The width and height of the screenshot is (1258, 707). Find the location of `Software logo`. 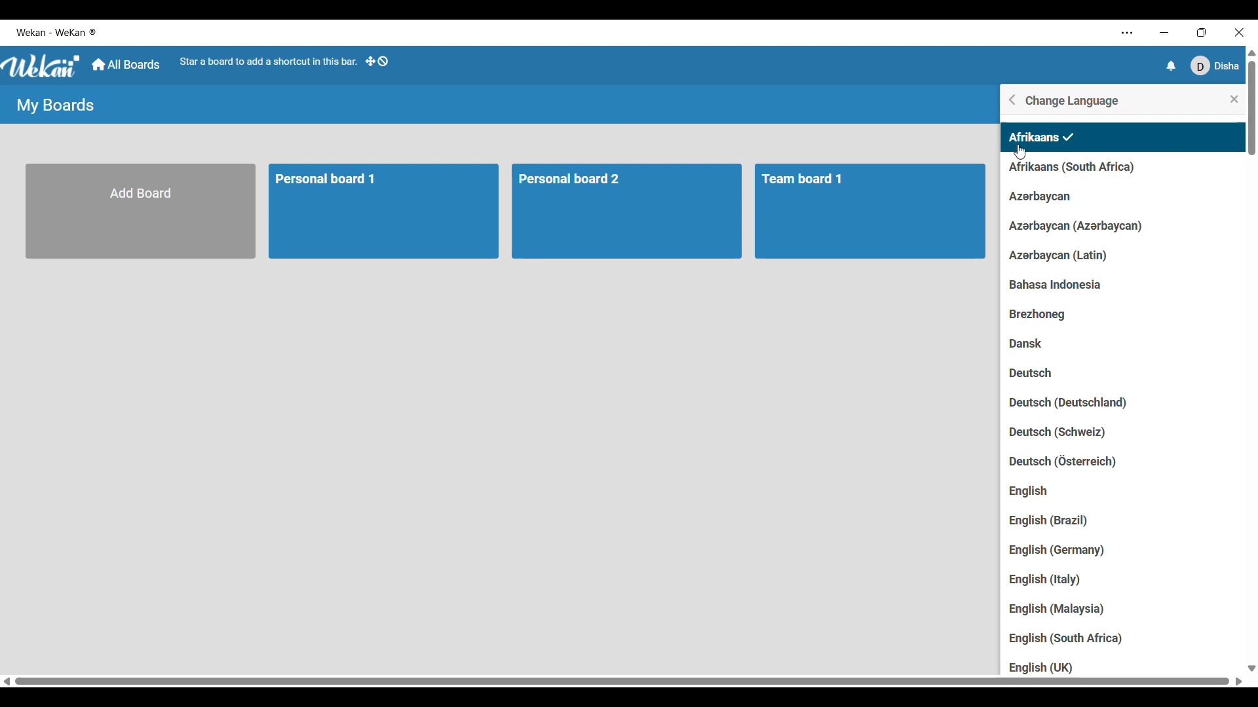

Software logo is located at coordinates (42, 67).